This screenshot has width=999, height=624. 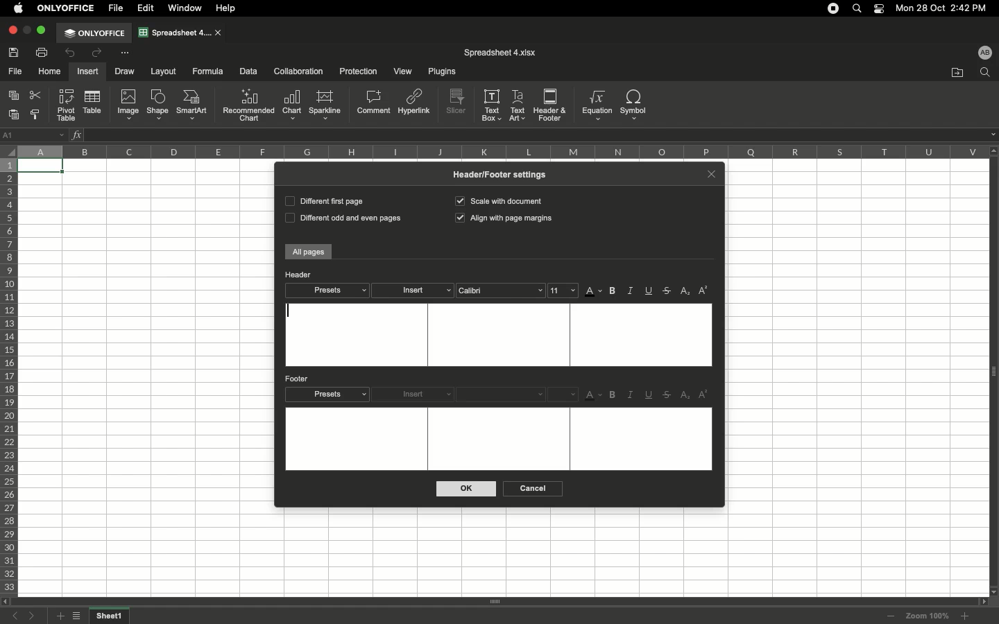 What do you see at coordinates (631, 395) in the screenshot?
I see `Italics` at bounding box center [631, 395].